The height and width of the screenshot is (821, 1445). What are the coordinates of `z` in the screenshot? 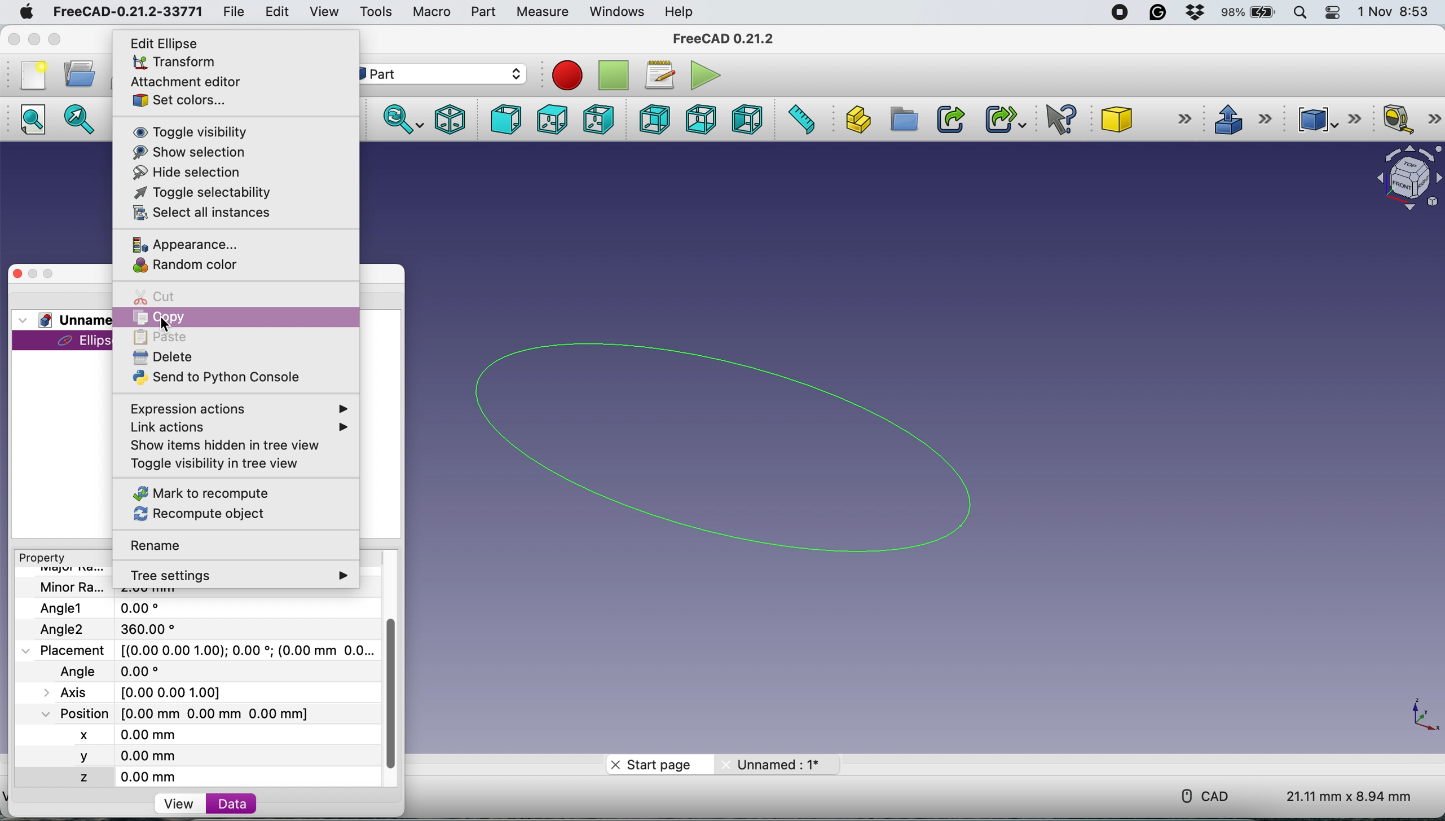 It's located at (116, 775).